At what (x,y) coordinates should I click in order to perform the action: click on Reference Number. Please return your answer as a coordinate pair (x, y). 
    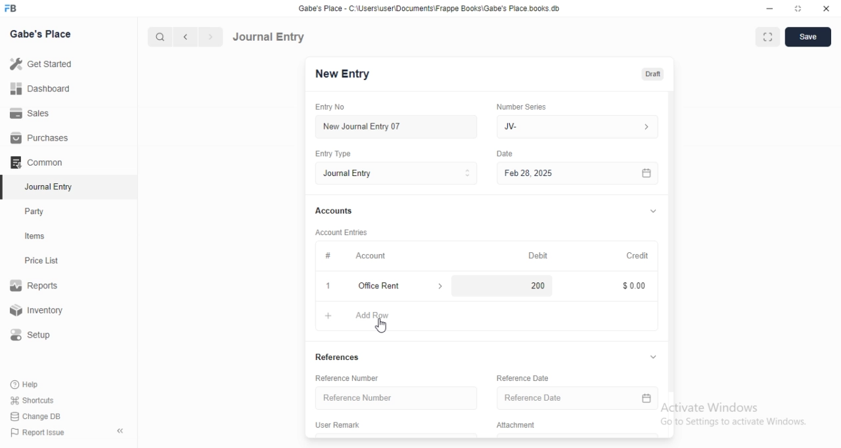
    Looking at the image, I should click on (397, 398).